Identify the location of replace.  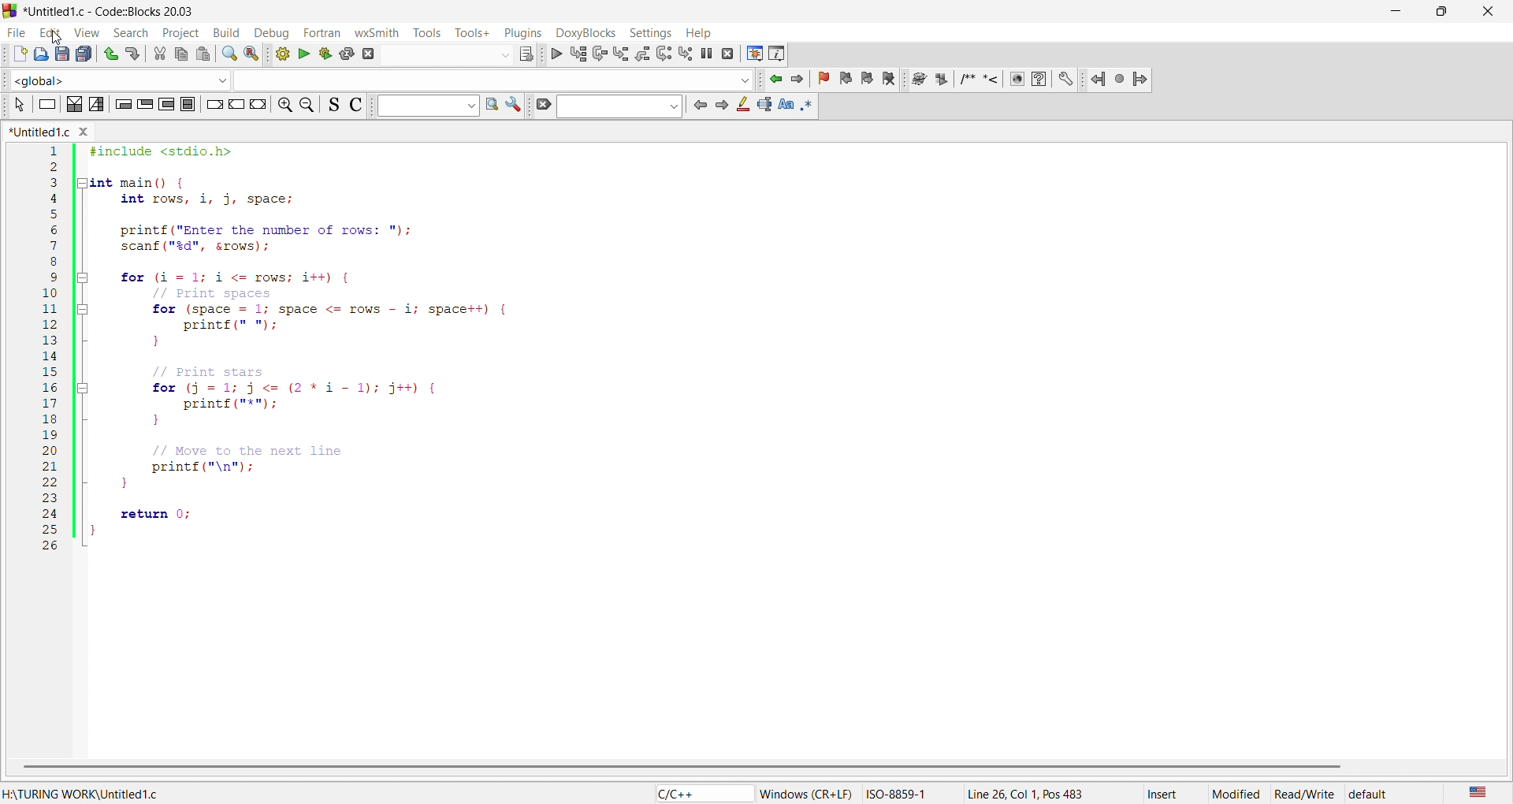
(249, 52).